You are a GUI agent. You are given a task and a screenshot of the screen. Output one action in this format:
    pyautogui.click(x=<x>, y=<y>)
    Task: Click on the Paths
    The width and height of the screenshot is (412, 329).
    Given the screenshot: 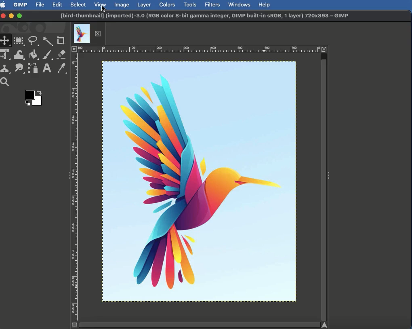 What is the action you would take?
    pyautogui.click(x=32, y=70)
    